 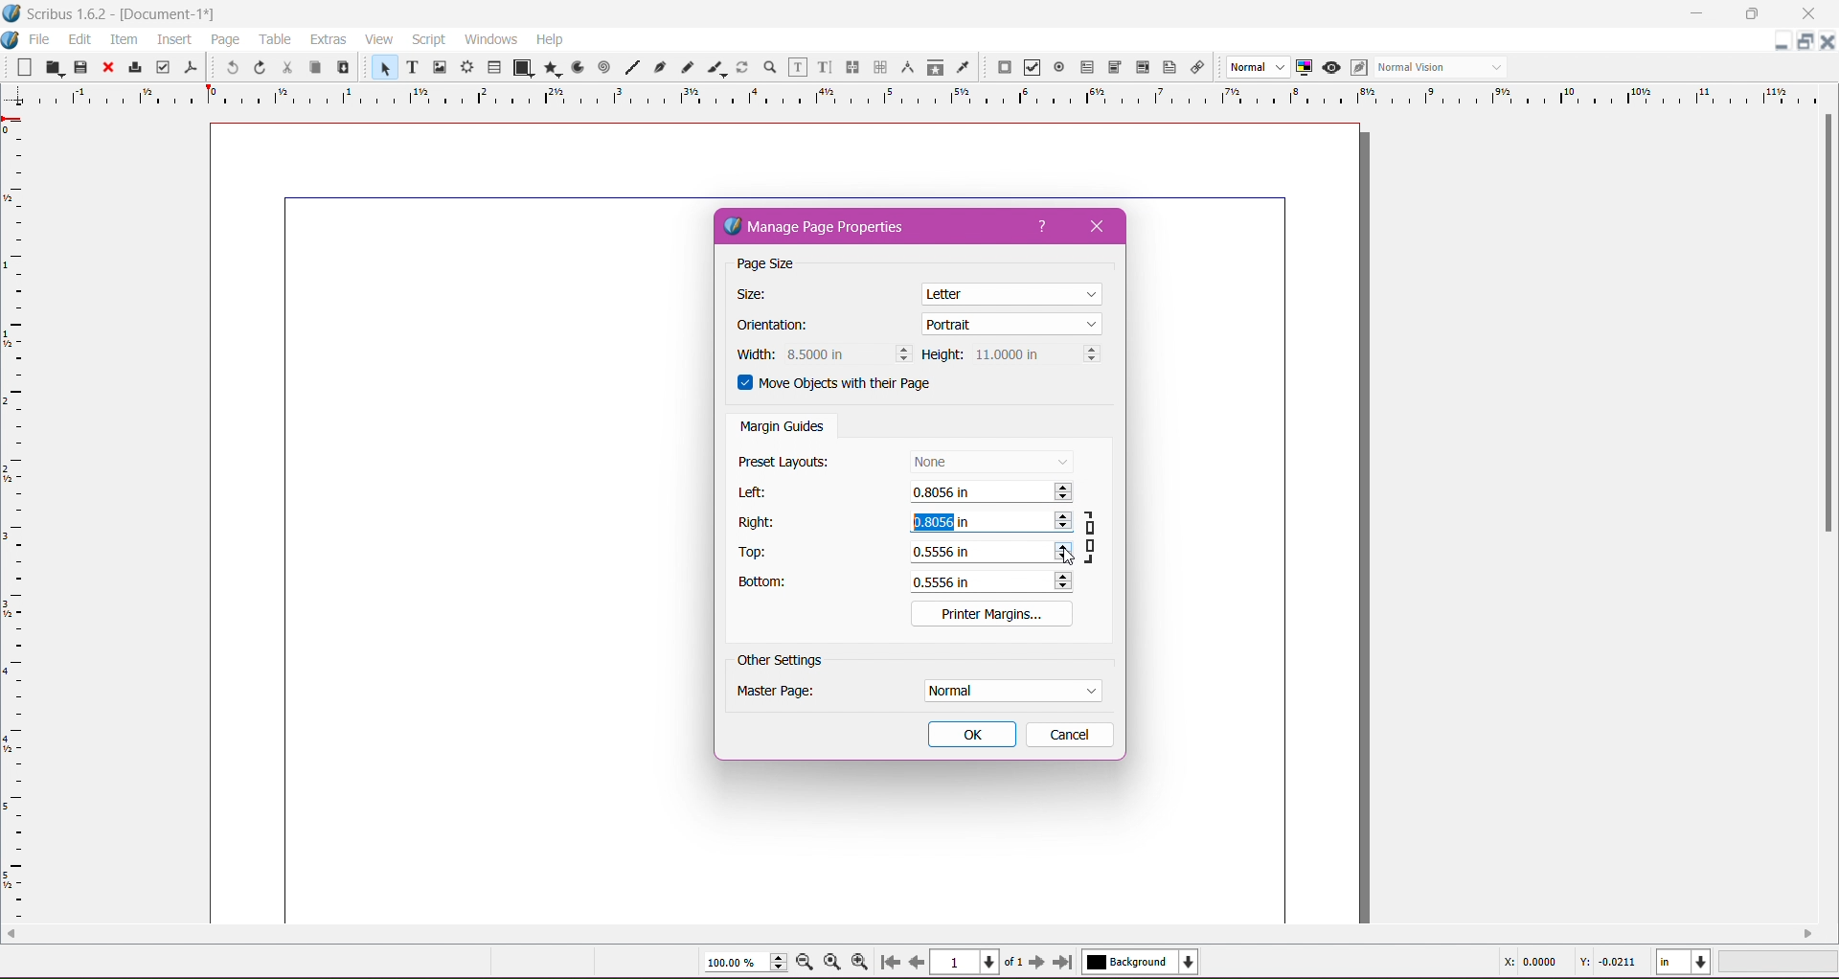 I want to click on Bottom, so click(x=773, y=584).